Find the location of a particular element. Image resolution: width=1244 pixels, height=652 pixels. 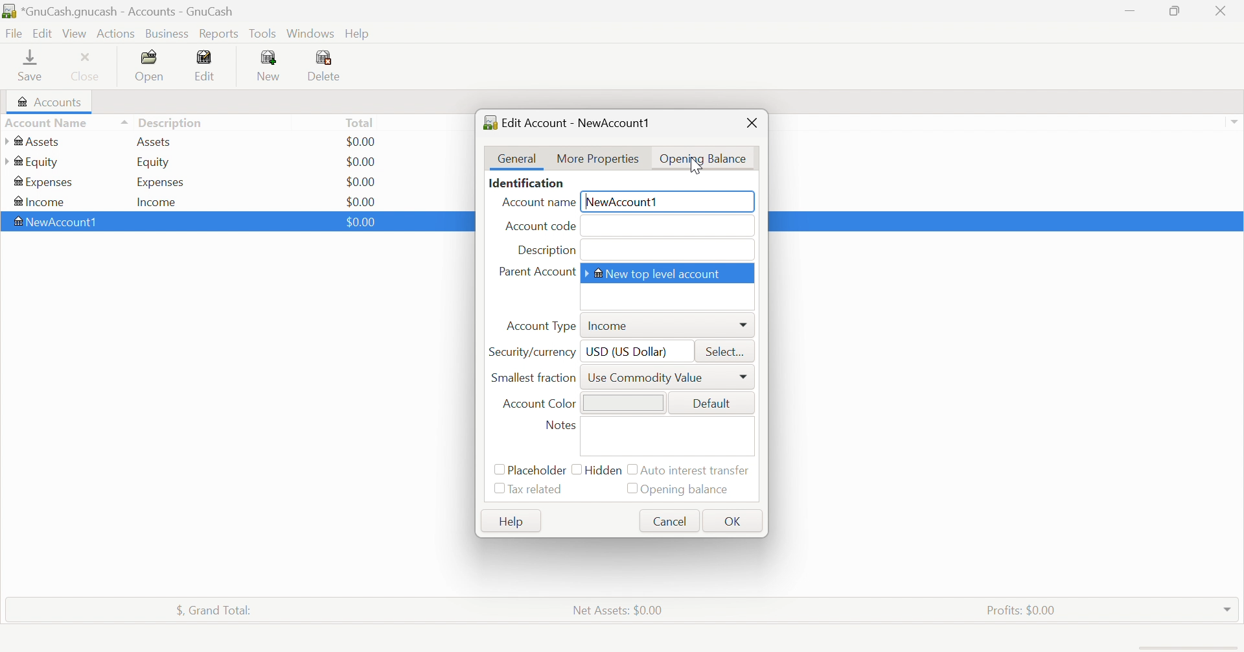

General is located at coordinates (517, 158).